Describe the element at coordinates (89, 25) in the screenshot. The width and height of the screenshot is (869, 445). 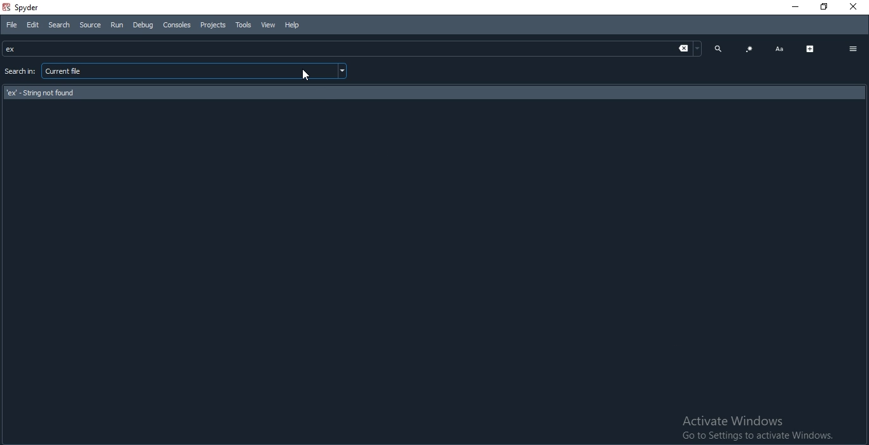
I see `Source` at that location.